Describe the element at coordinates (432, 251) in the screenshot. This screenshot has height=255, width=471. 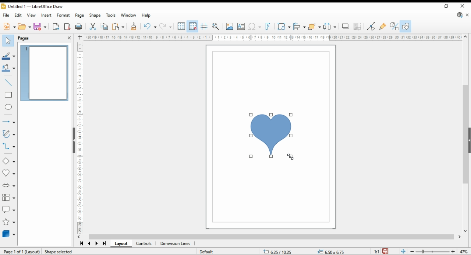
I see `zoom slider` at that location.